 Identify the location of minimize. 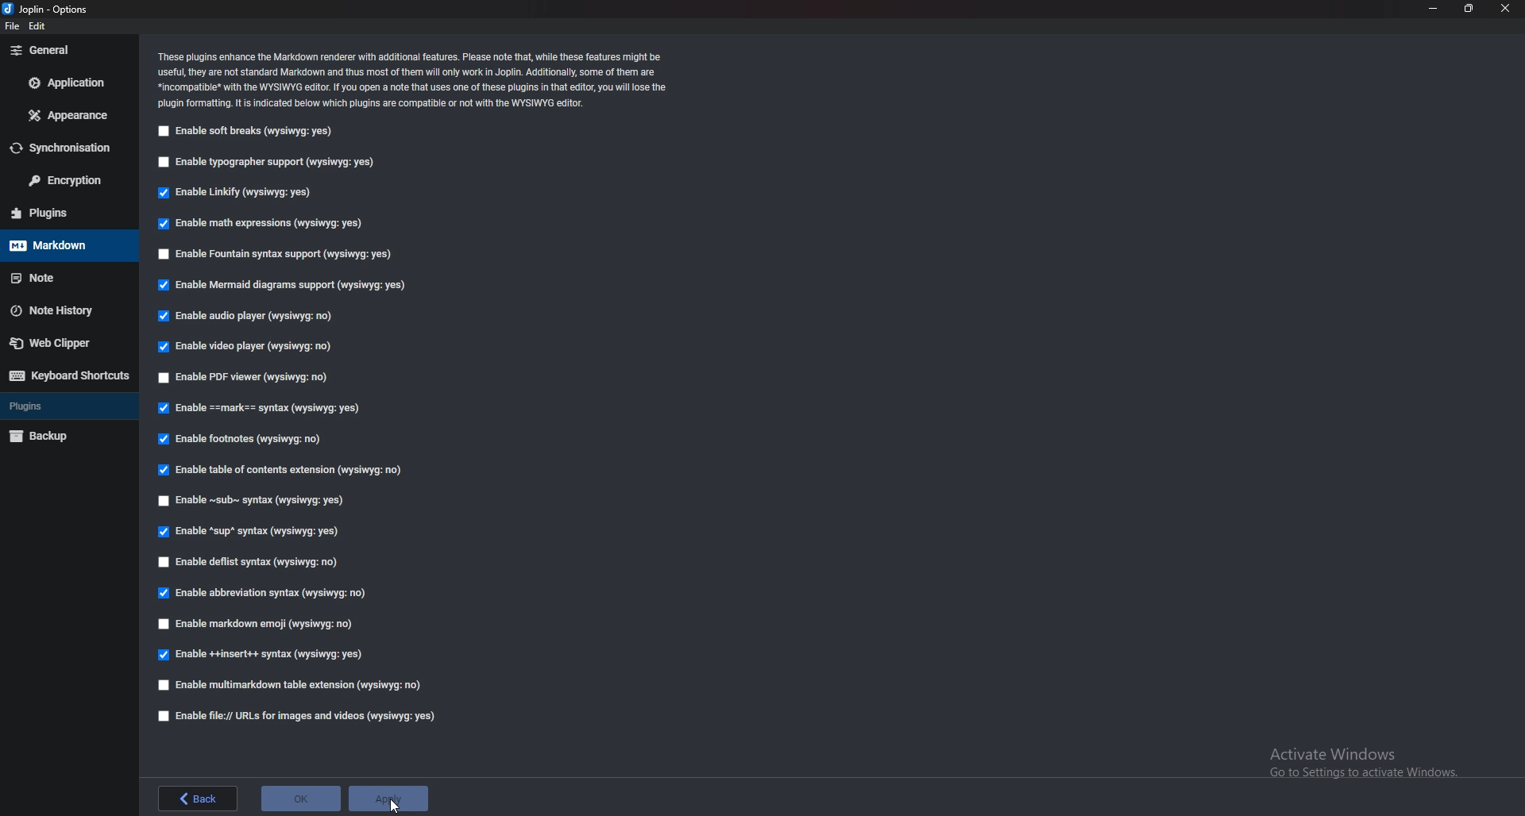
(1435, 8).